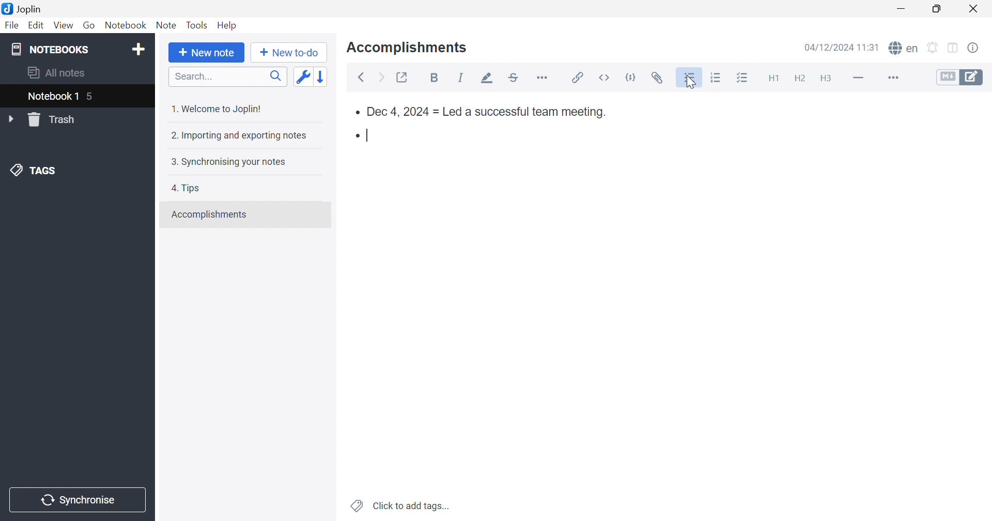 Image resolution: width=992 pixels, height=521 pixels. What do you see at coordinates (828, 78) in the screenshot?
I see `Heading 3` at bounding box center [828, 78].